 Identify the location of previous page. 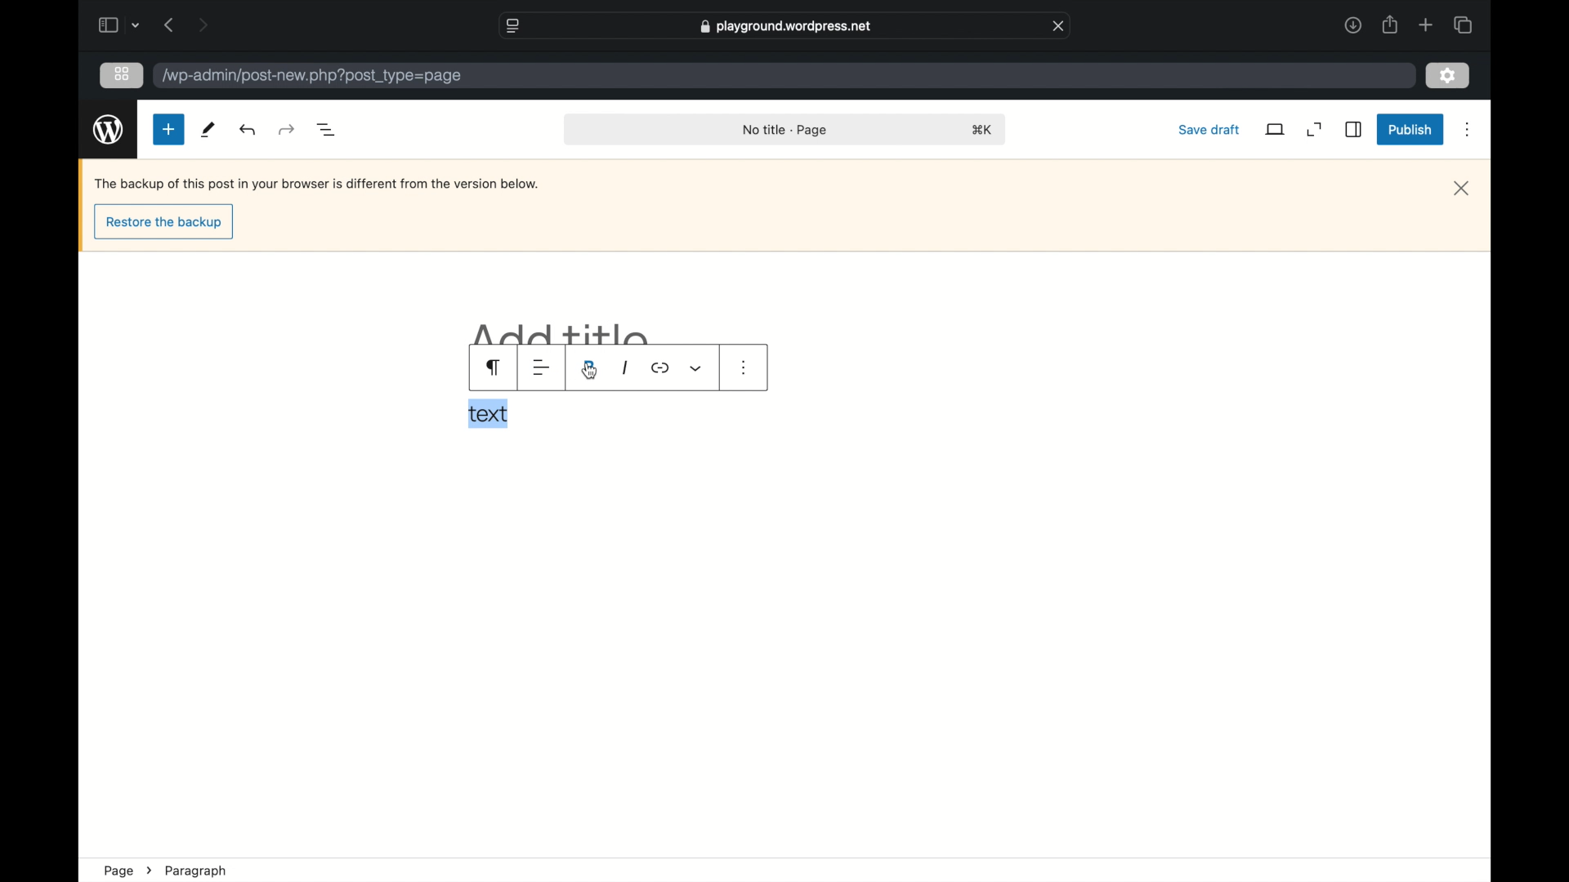
(168, 24).